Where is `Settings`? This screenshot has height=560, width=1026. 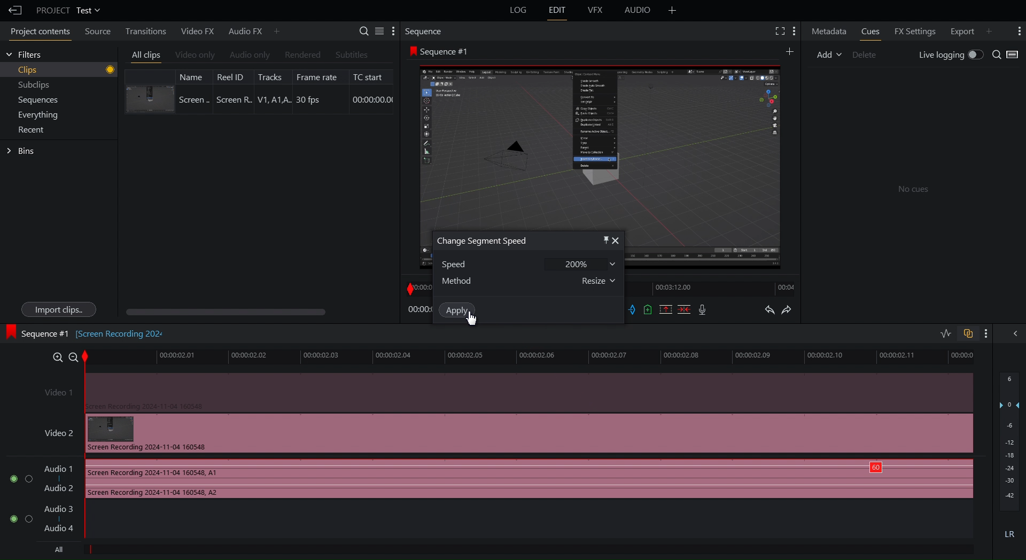
Settings is located at coordinates (378, 30).